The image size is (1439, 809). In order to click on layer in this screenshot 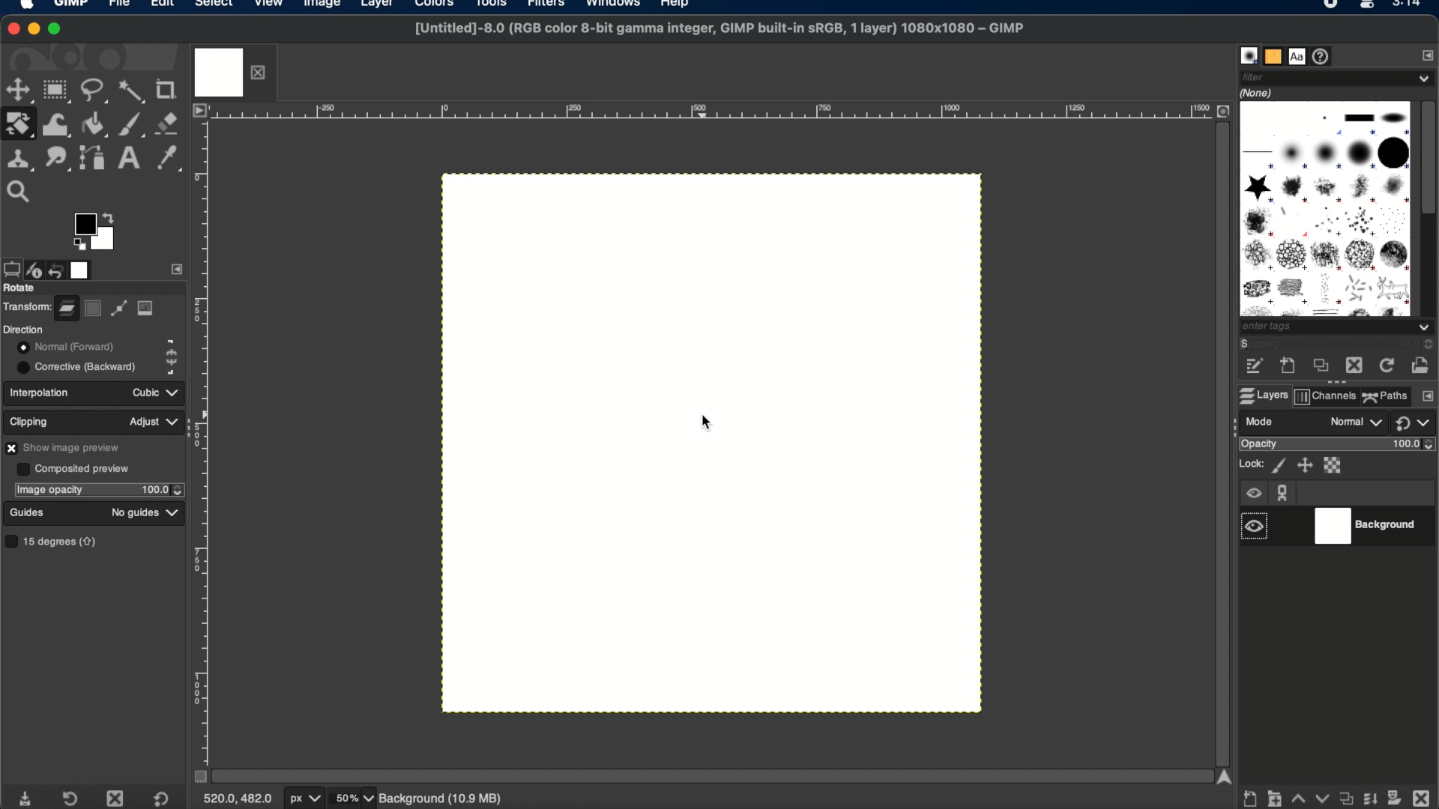, I will do `click(375, 6)`.